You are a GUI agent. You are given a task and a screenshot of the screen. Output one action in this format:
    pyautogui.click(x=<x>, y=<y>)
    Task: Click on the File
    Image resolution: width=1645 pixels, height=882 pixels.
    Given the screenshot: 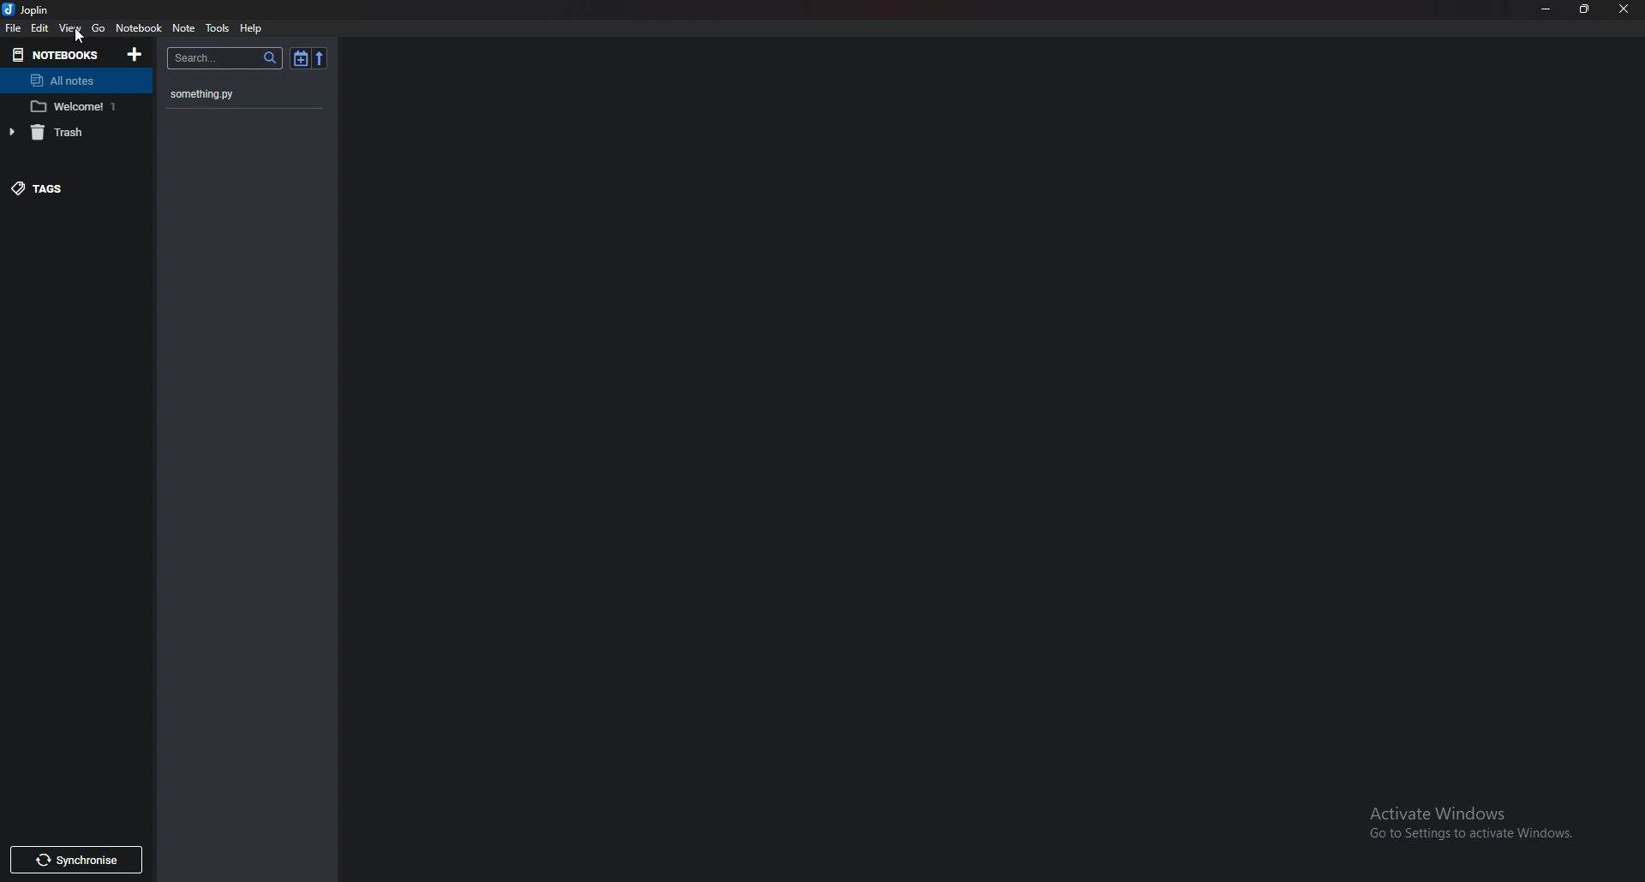 What is the action you would take?
    pyautogui.click(x=13, y=27)
    